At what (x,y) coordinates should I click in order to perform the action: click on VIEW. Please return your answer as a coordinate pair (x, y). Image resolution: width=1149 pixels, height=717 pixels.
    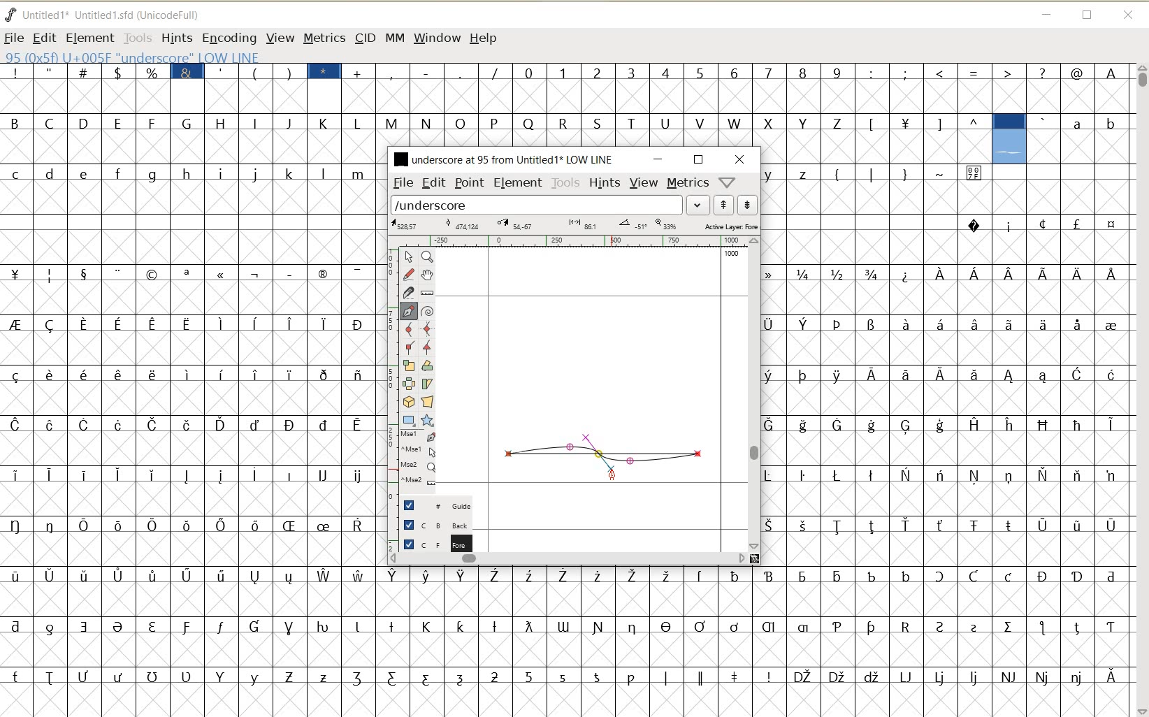
    Looking at the image, I should click on (277, 37).